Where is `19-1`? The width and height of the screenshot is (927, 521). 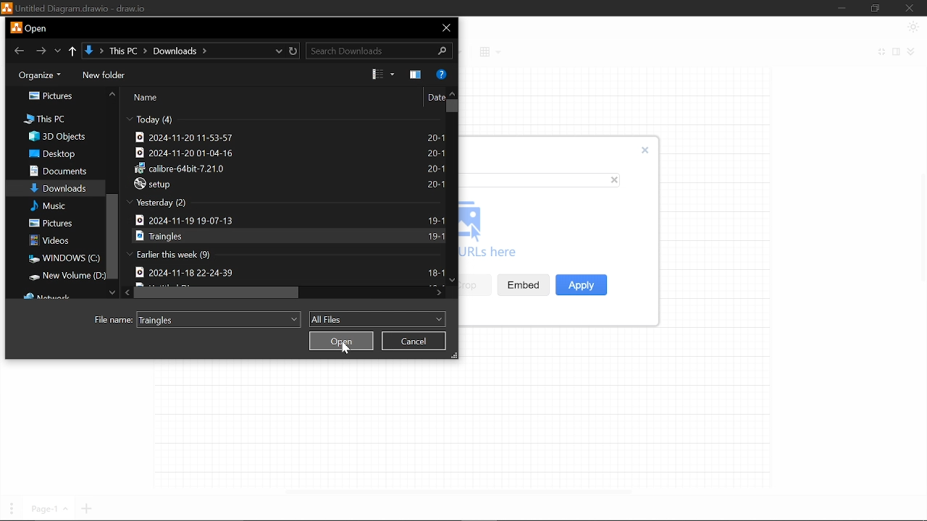
19-1 is located at coordinates (433, 219).